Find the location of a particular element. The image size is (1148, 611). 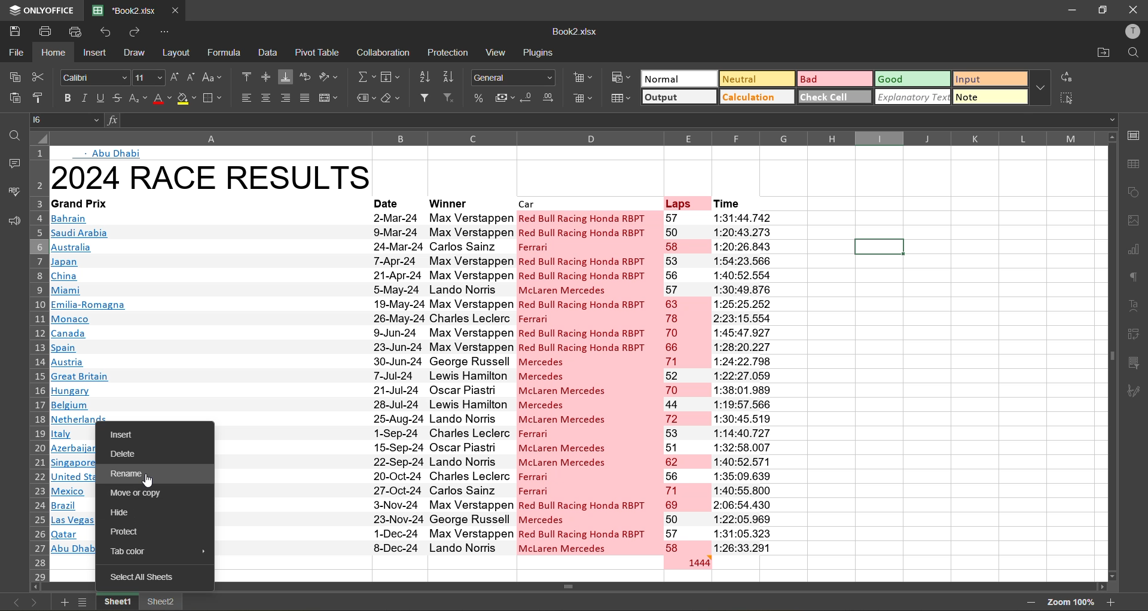

plugins is located at coordinates (538, 51).